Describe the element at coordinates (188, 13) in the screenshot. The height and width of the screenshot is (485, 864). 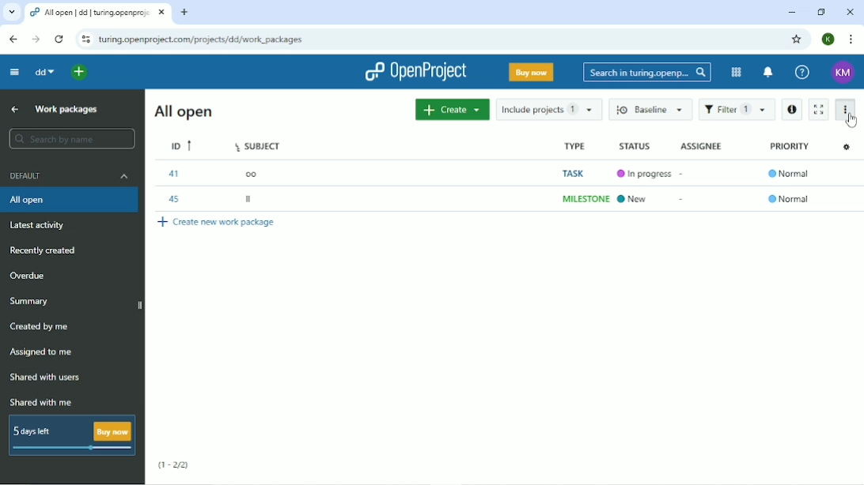
I see `new tabs` at that location.